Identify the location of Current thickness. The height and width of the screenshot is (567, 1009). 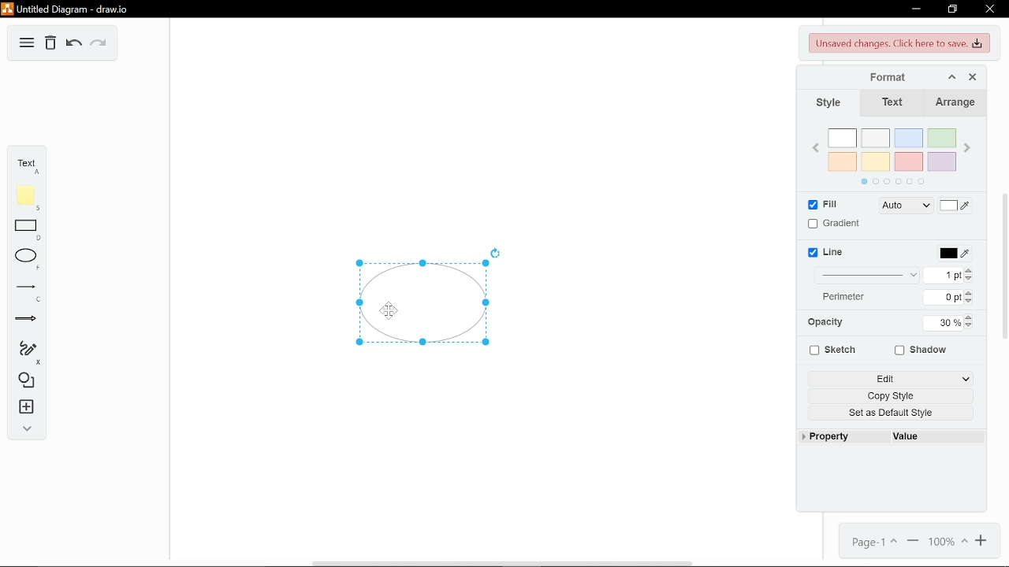
(949, 276).